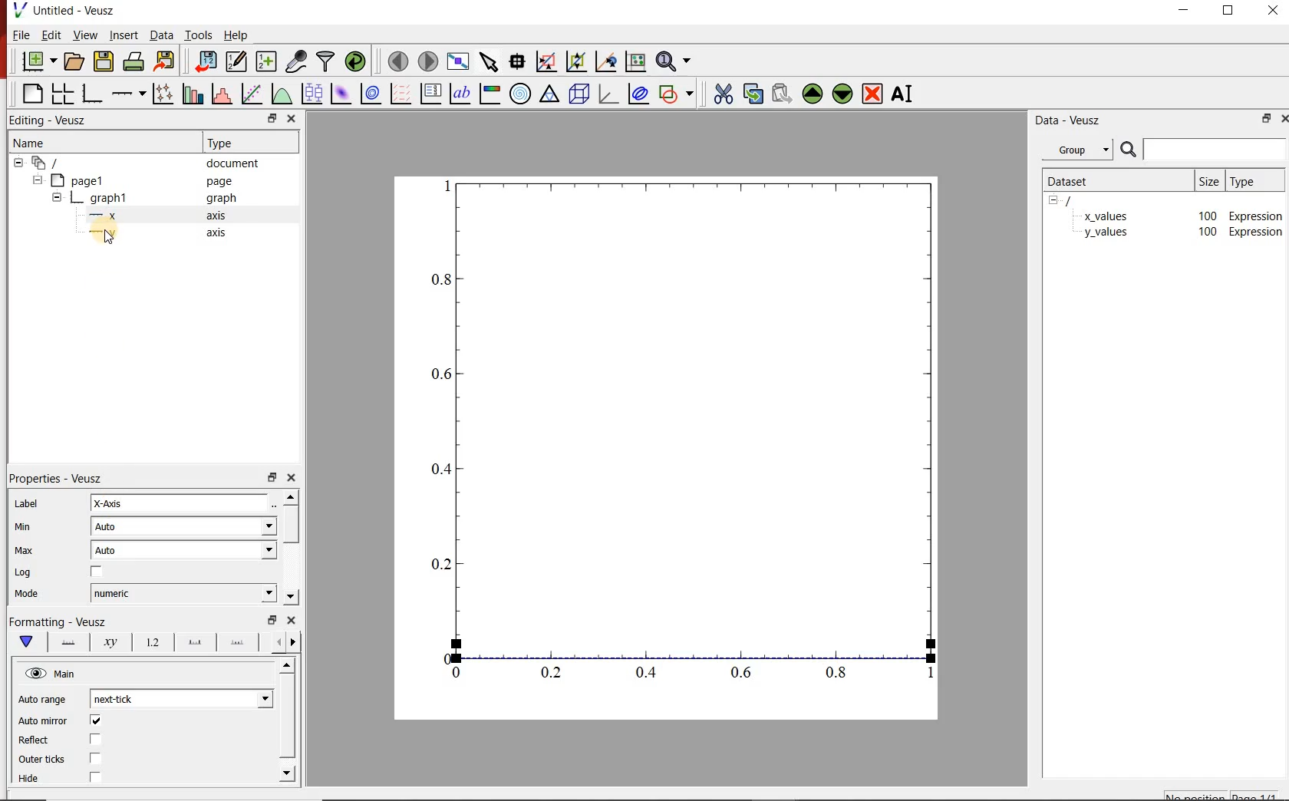 The height and width of the screenshot is (801, 1289). I want to click on graph, so click(664, 445).